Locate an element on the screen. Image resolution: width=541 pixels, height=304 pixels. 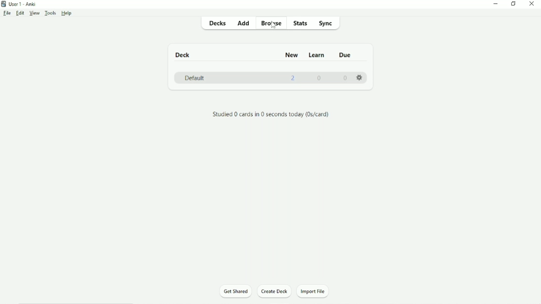
Learn is located at coordinates (318, 55).